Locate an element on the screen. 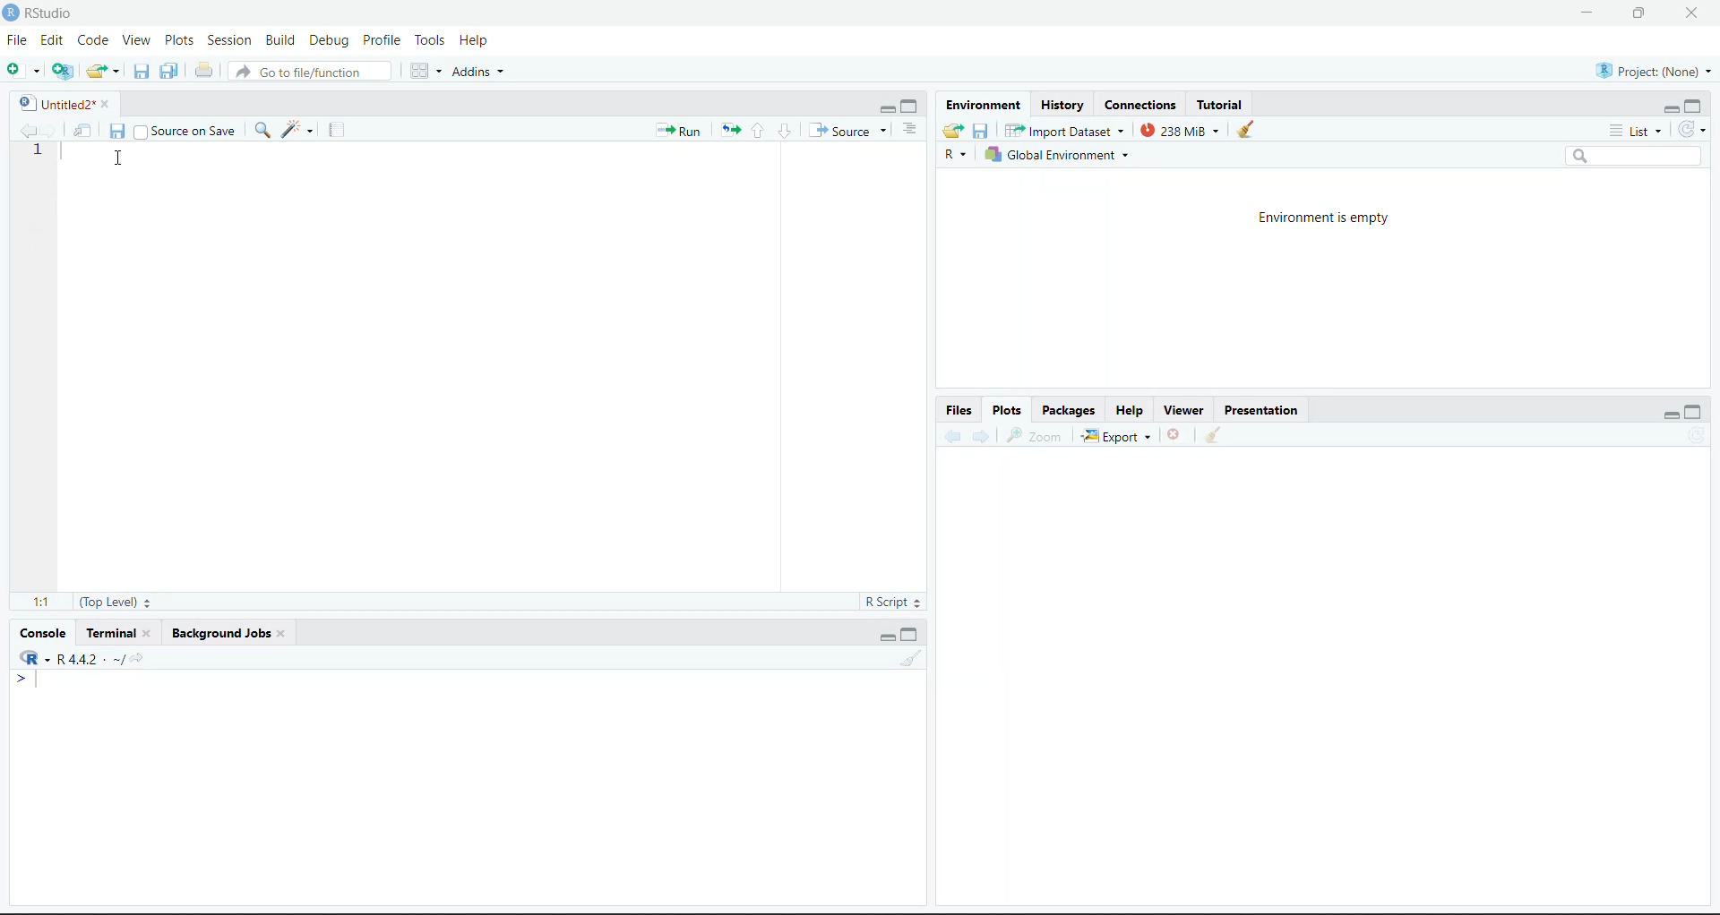  Environment is located at coordinates (983, 106).